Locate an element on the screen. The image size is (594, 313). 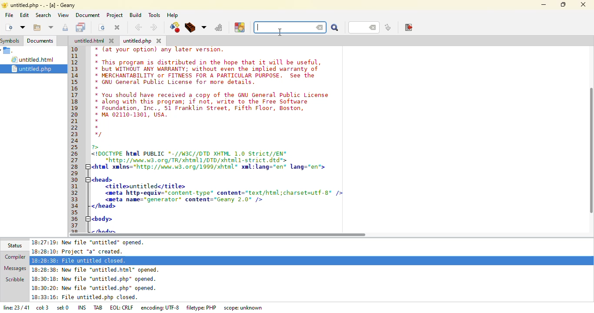
scroll bar is located at coordinates (217, 235).